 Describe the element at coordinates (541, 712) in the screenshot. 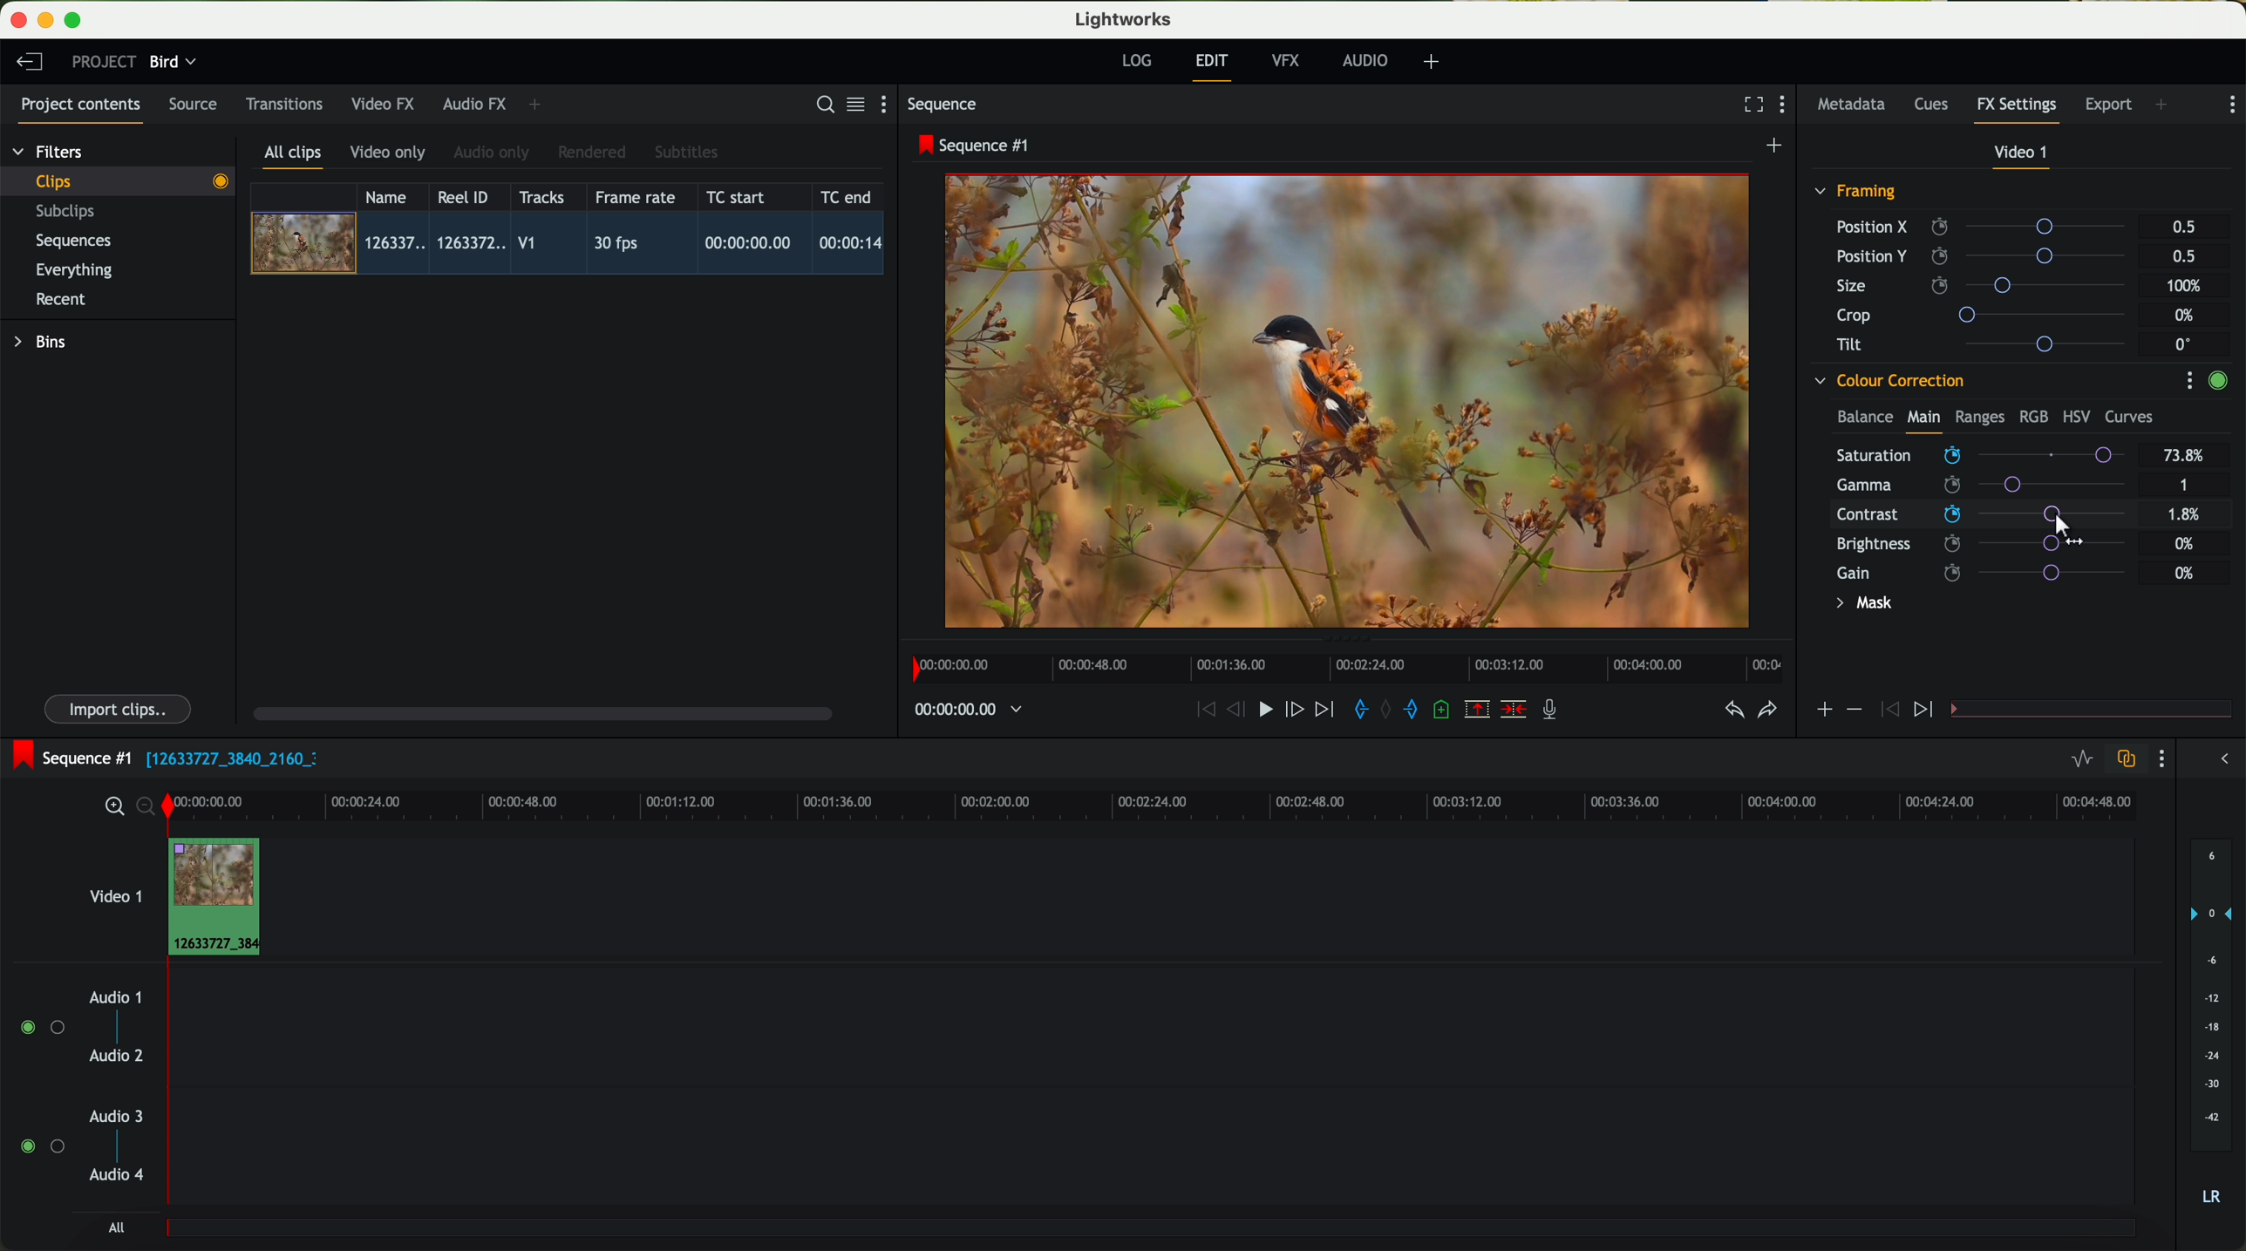

I see `scroll bar` at that location.